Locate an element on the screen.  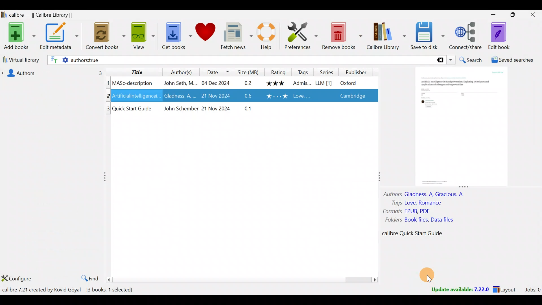
Close is located at coordinates (531, 16).